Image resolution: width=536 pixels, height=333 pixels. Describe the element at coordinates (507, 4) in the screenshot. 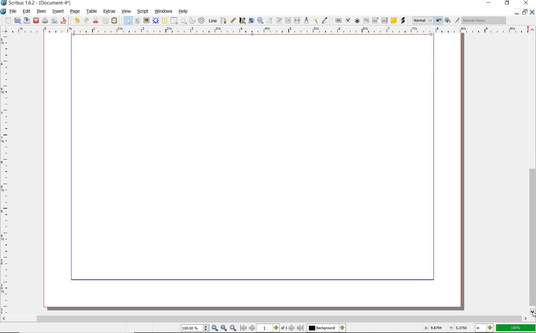

I see `restore` at that location.